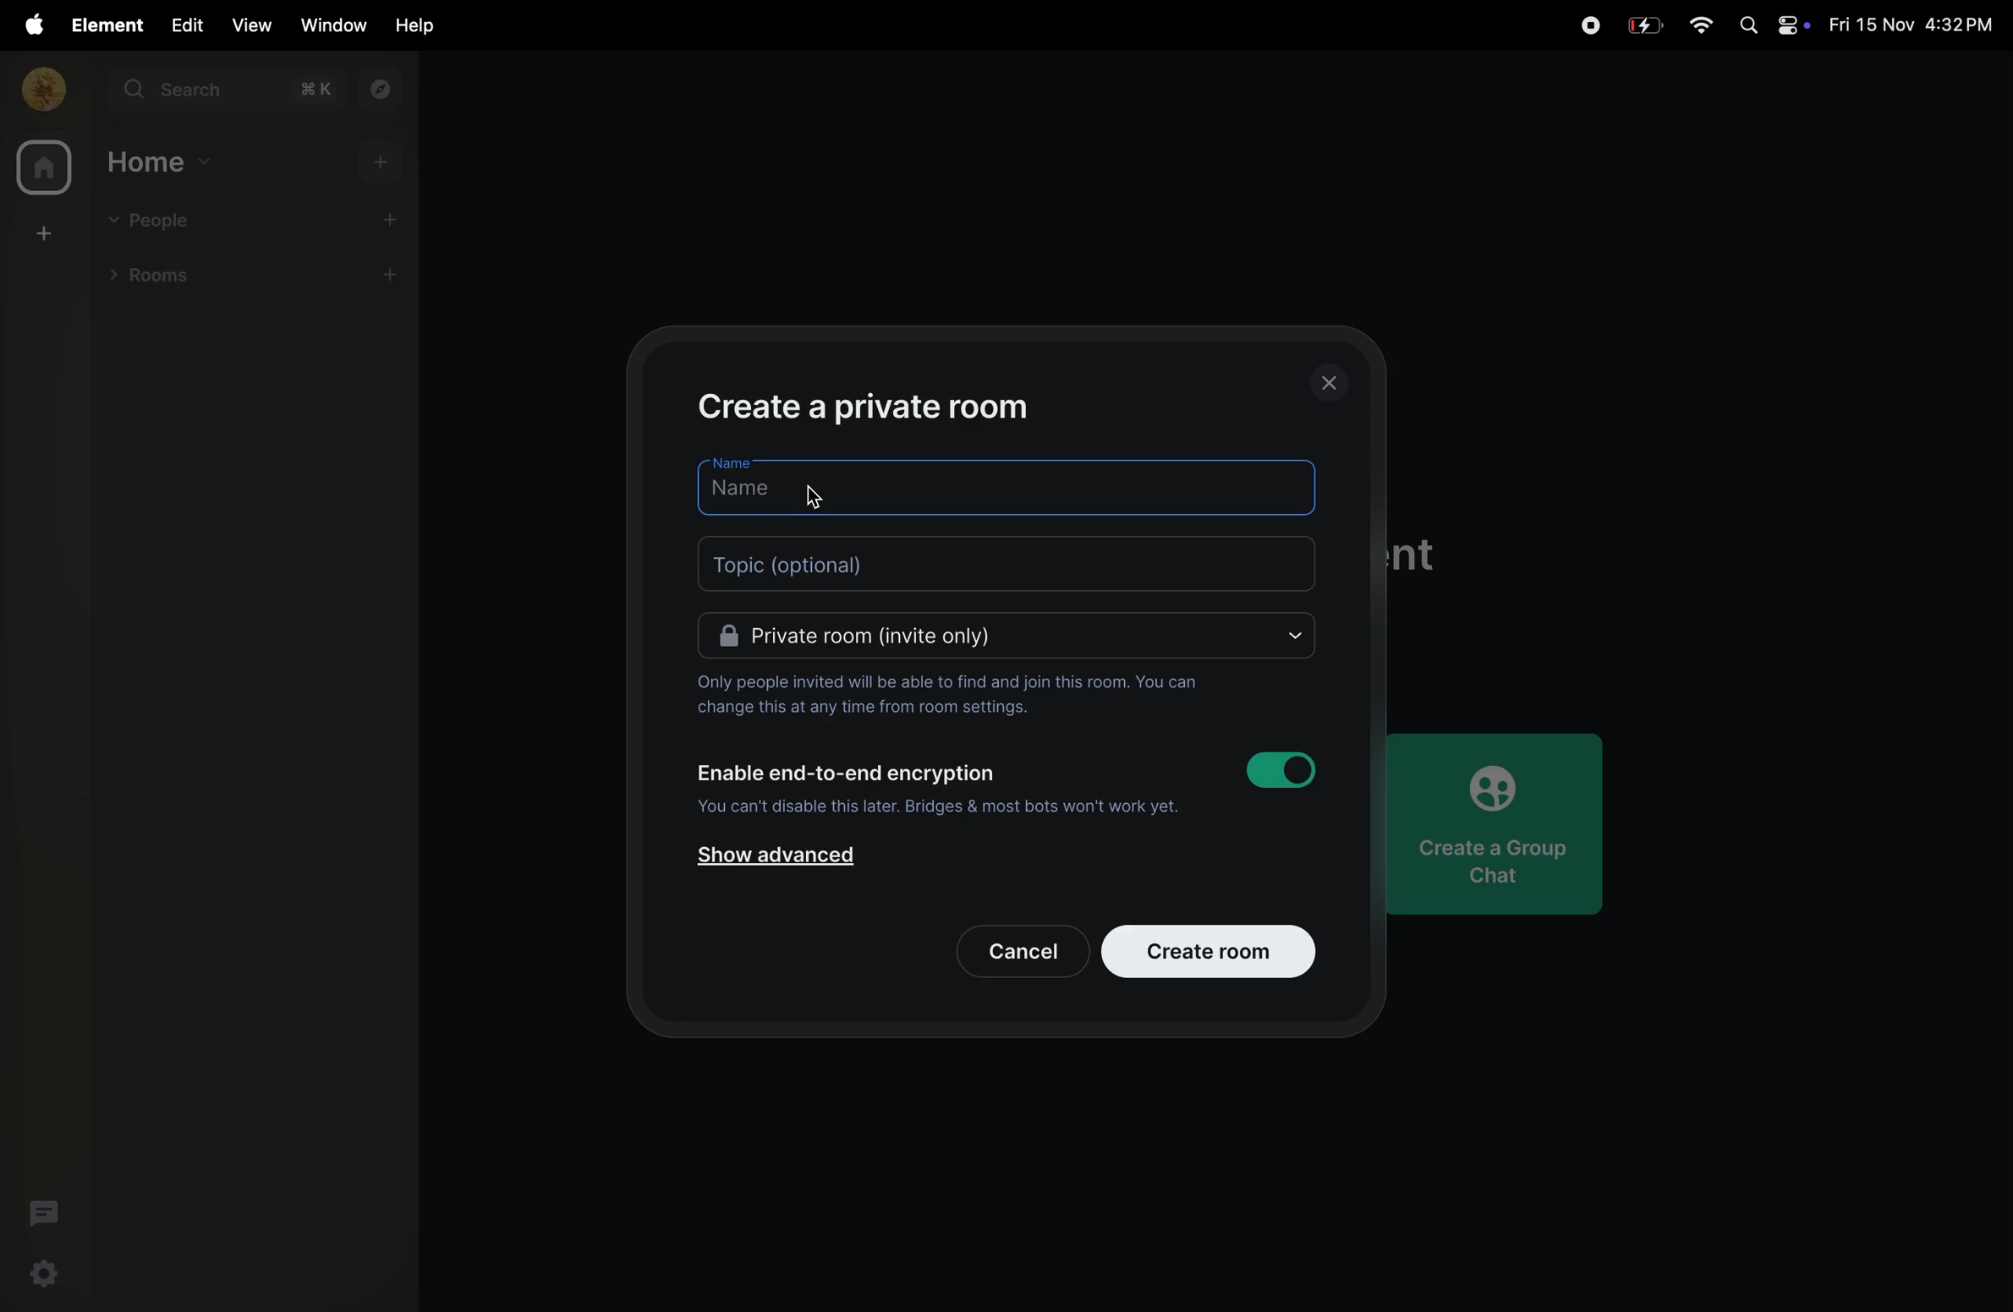 This screenshot has width=2013, height=1312. I want to click on element, so click(100, 25).